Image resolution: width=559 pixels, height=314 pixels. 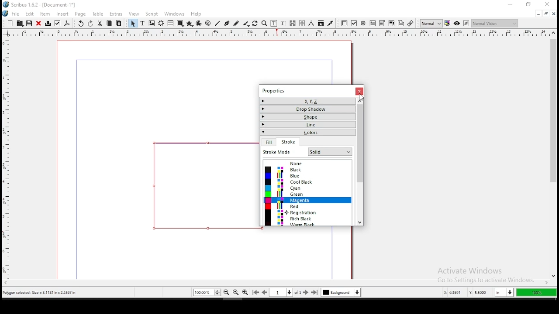 What do you see at coordinates (284, 152) in the screenshot?
I see `fit mode` at bounding box center [284, 152].